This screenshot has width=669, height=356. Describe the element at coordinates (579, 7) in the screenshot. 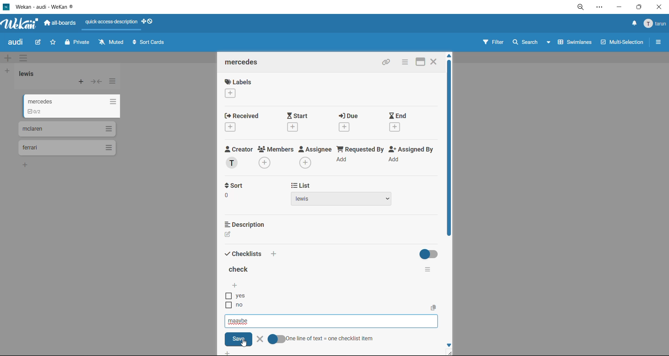

I see `zoom` at that location.